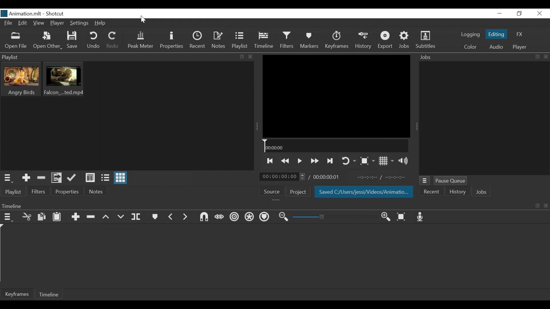 This screenshot has width=550, height=309. Describe the element at coordinates (46, 40) in the screenshot. I see `Other File` at that location.